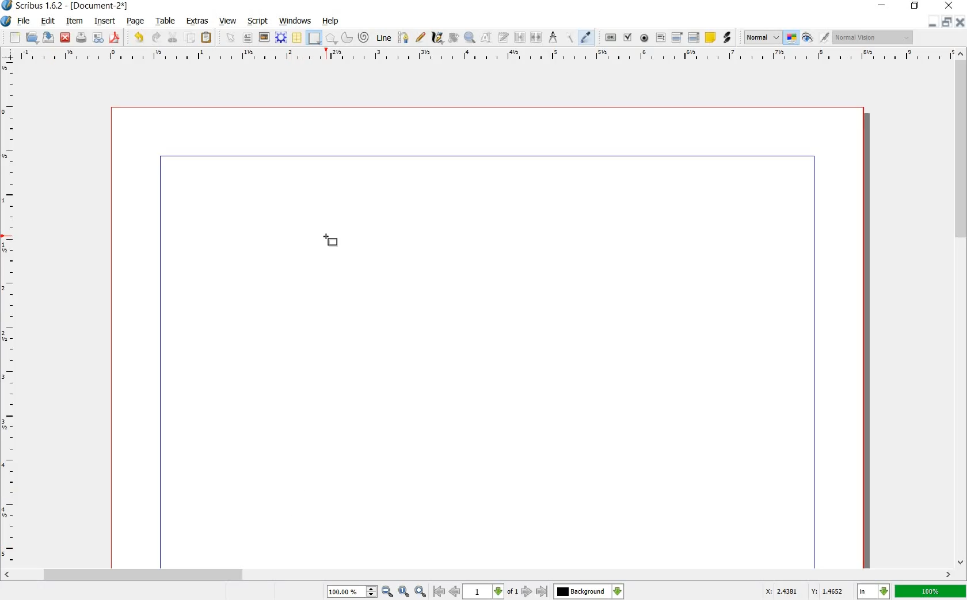 The width and height of the screenshot is (967, 600). What do you see at coordinates (528, 592) in the screenshot?
I see `go to next page` at bounding box center [528, 592].